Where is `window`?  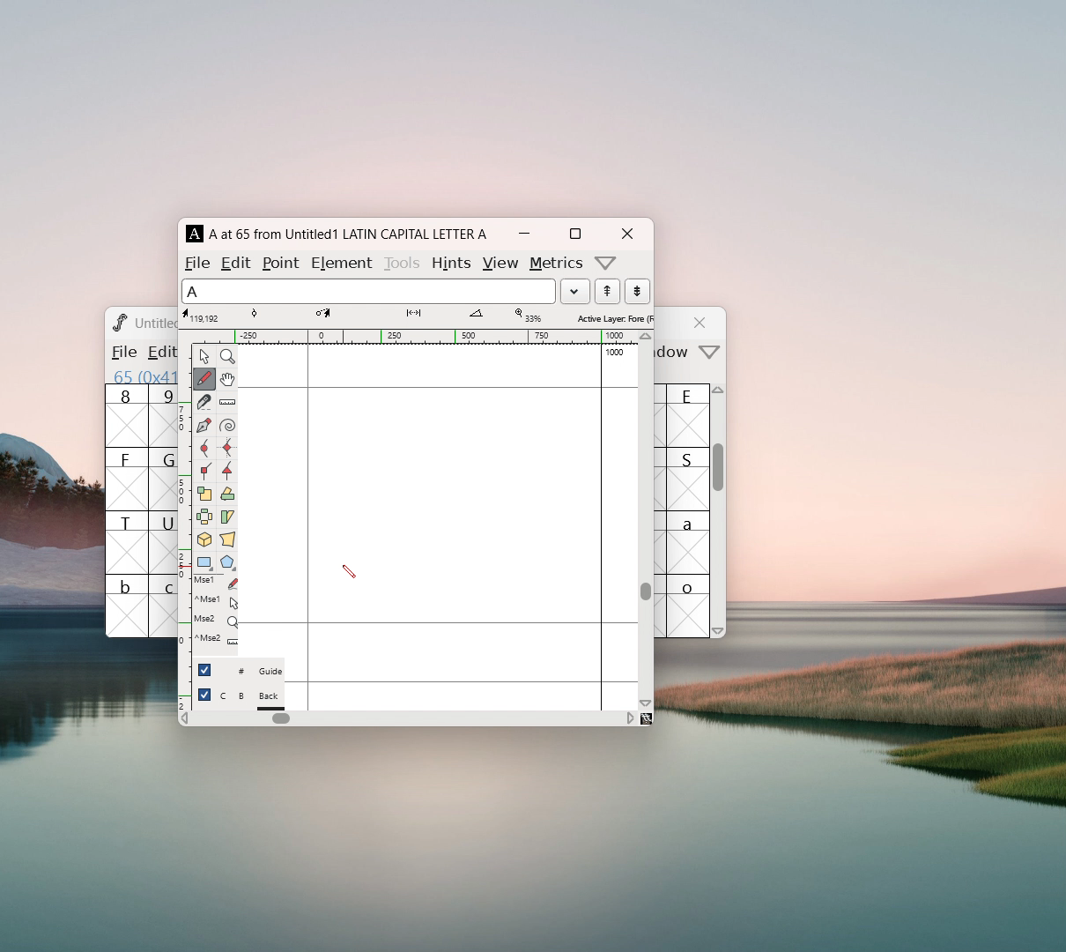 window is located at coordinates (675, 353).